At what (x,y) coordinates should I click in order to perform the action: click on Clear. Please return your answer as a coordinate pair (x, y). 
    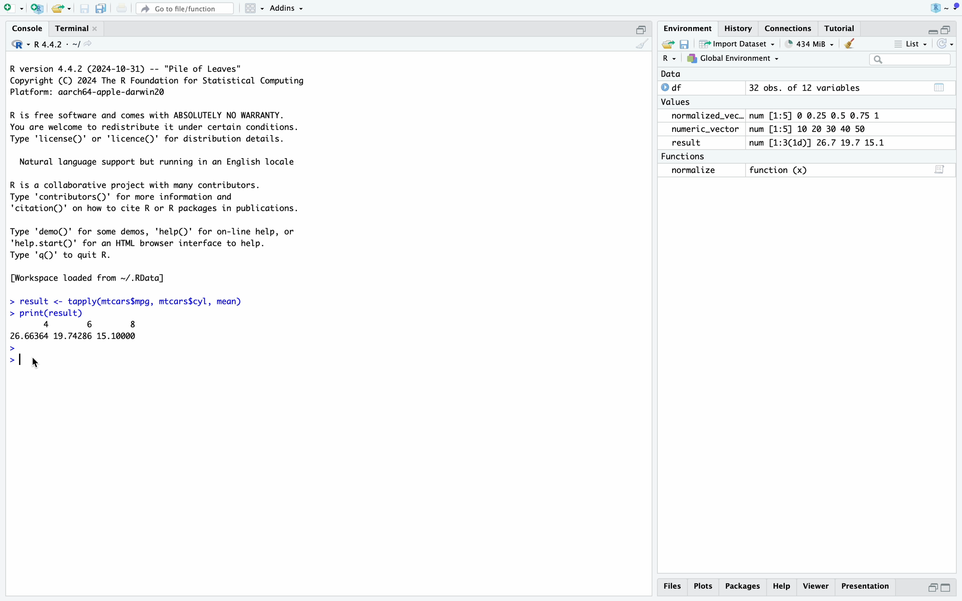
    Looking at the image, I should click on (850, 45).